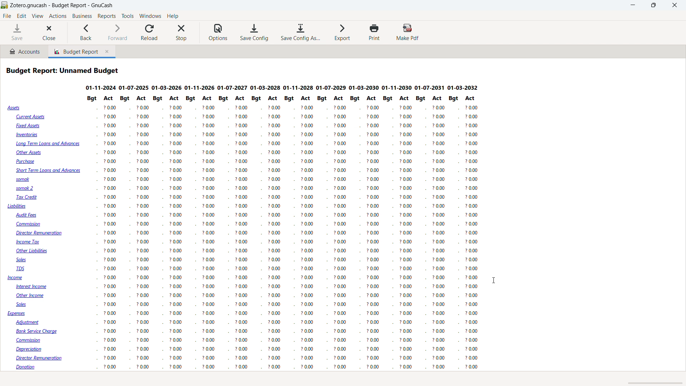 The width and height of the screenshot is (686, 386). Describe the element at coordinates (32, 296) in the screenshot. I see `Other Income` at that location.